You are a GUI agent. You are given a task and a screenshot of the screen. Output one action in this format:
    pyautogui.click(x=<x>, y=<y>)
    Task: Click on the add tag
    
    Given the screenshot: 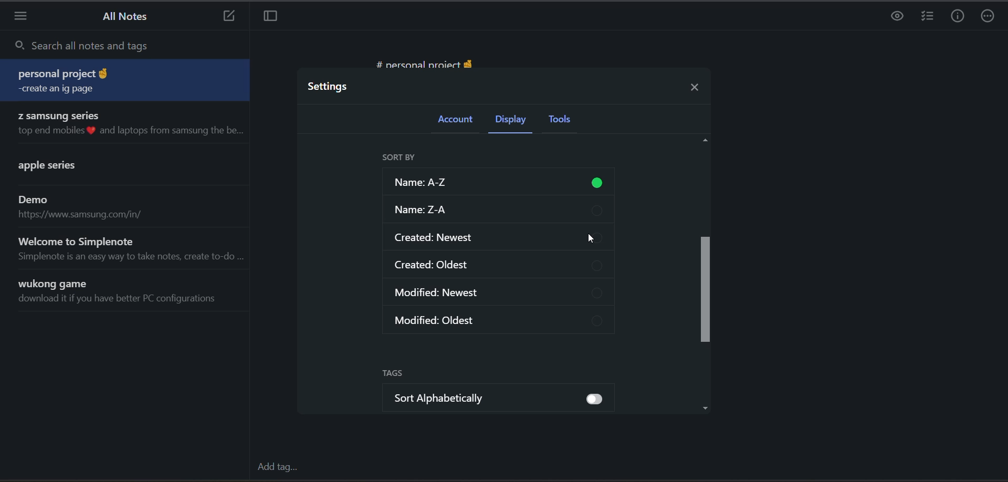 What is the action you would take?
    pyautogui.click(x=279, y=469)
    